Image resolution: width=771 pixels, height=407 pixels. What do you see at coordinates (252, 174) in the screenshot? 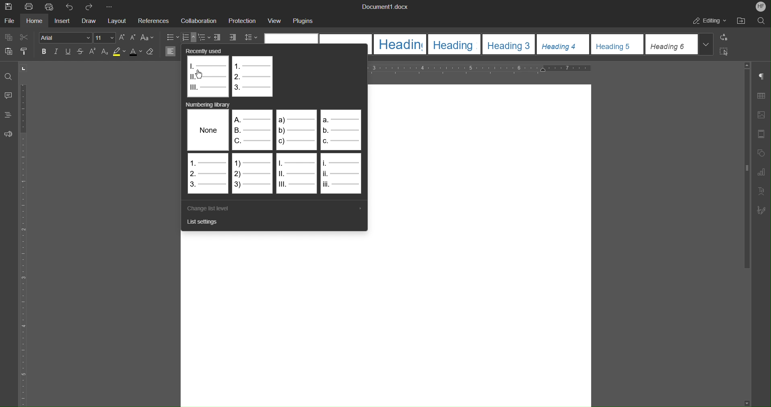
I see `Numbered List 2` at bounding box center [252, 174].